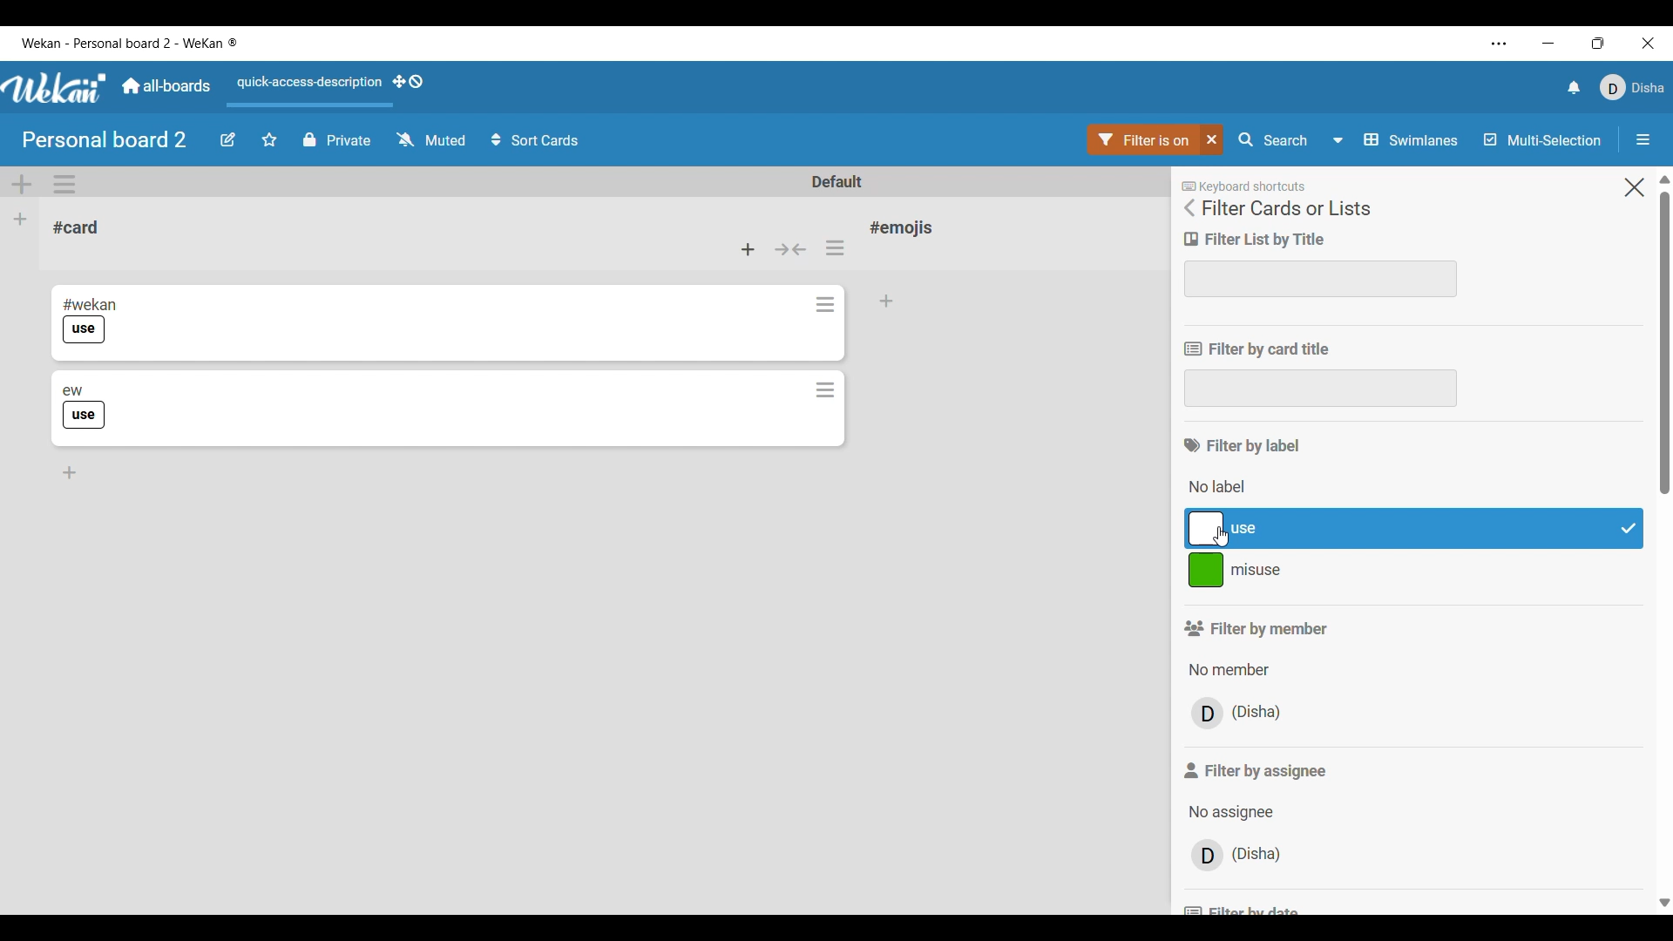  Describe the element at coordinates (1207, 856) in the screenshot. I see `avatar` at that location.